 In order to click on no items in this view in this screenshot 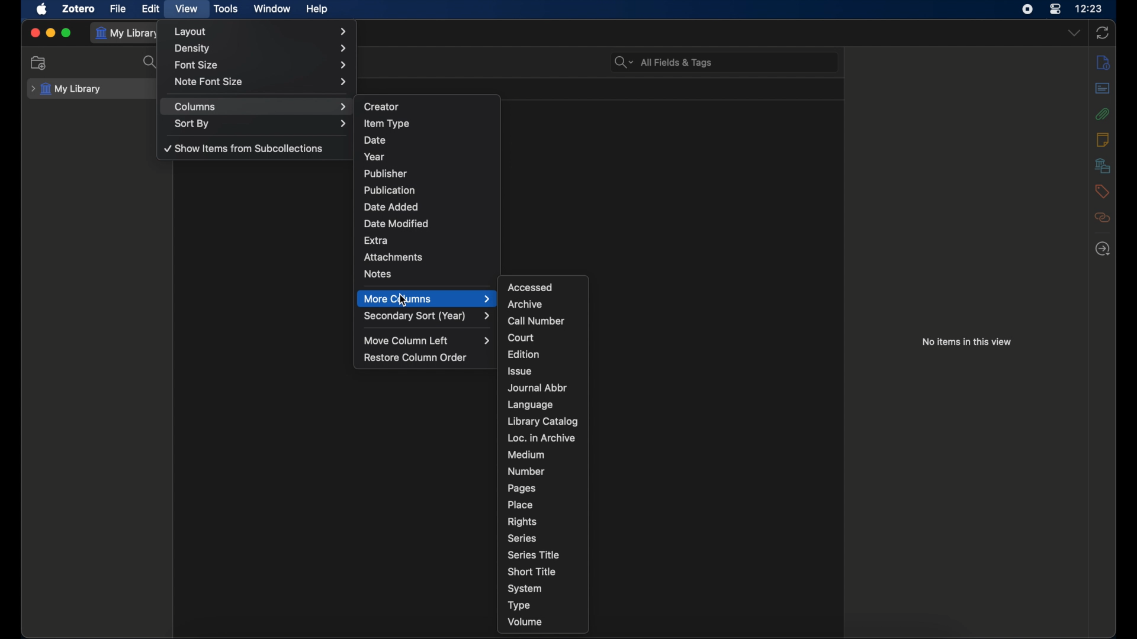, I will do `click(969, 341)`.